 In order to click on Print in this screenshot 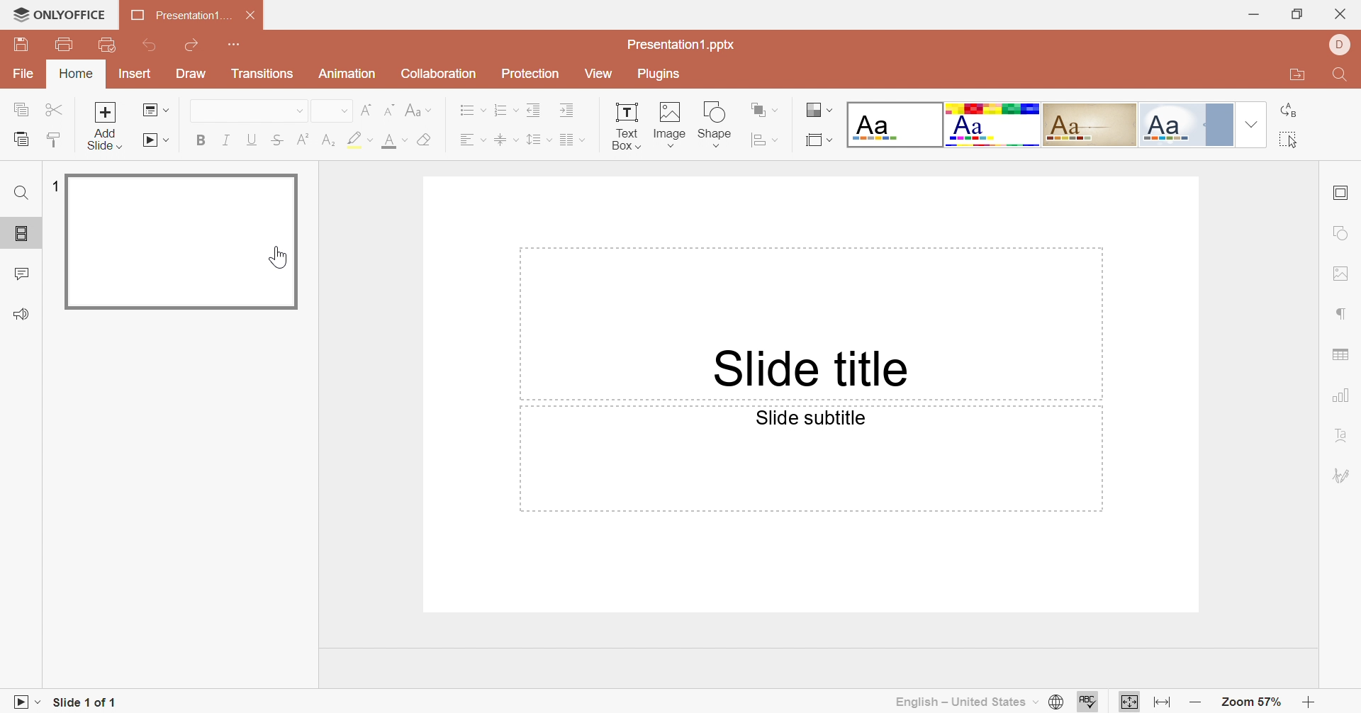, I will do `click(62, 43)`.